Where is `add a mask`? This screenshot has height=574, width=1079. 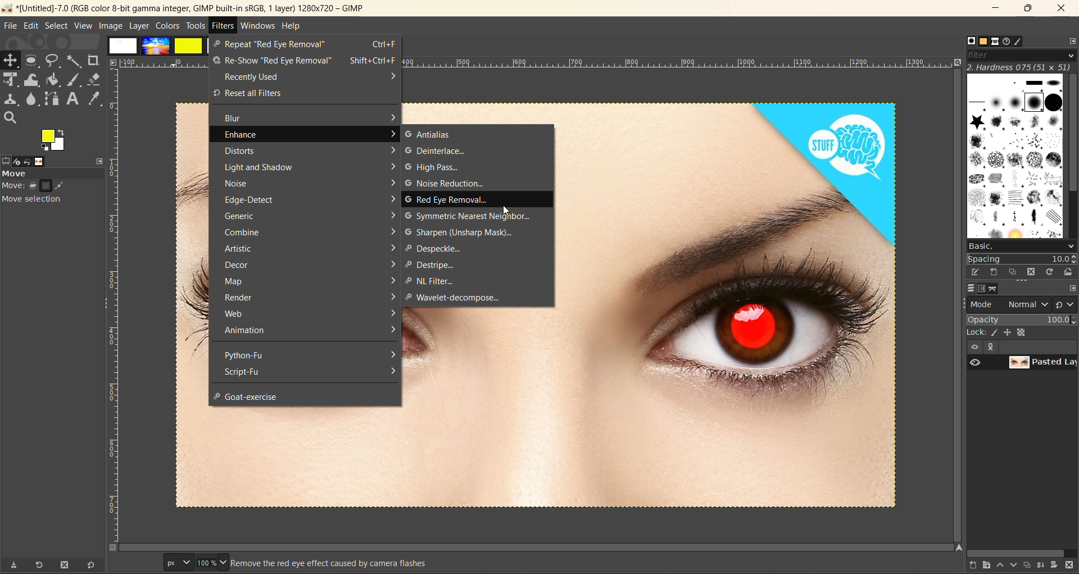
add a mask is located at coordinates (1058, 567).